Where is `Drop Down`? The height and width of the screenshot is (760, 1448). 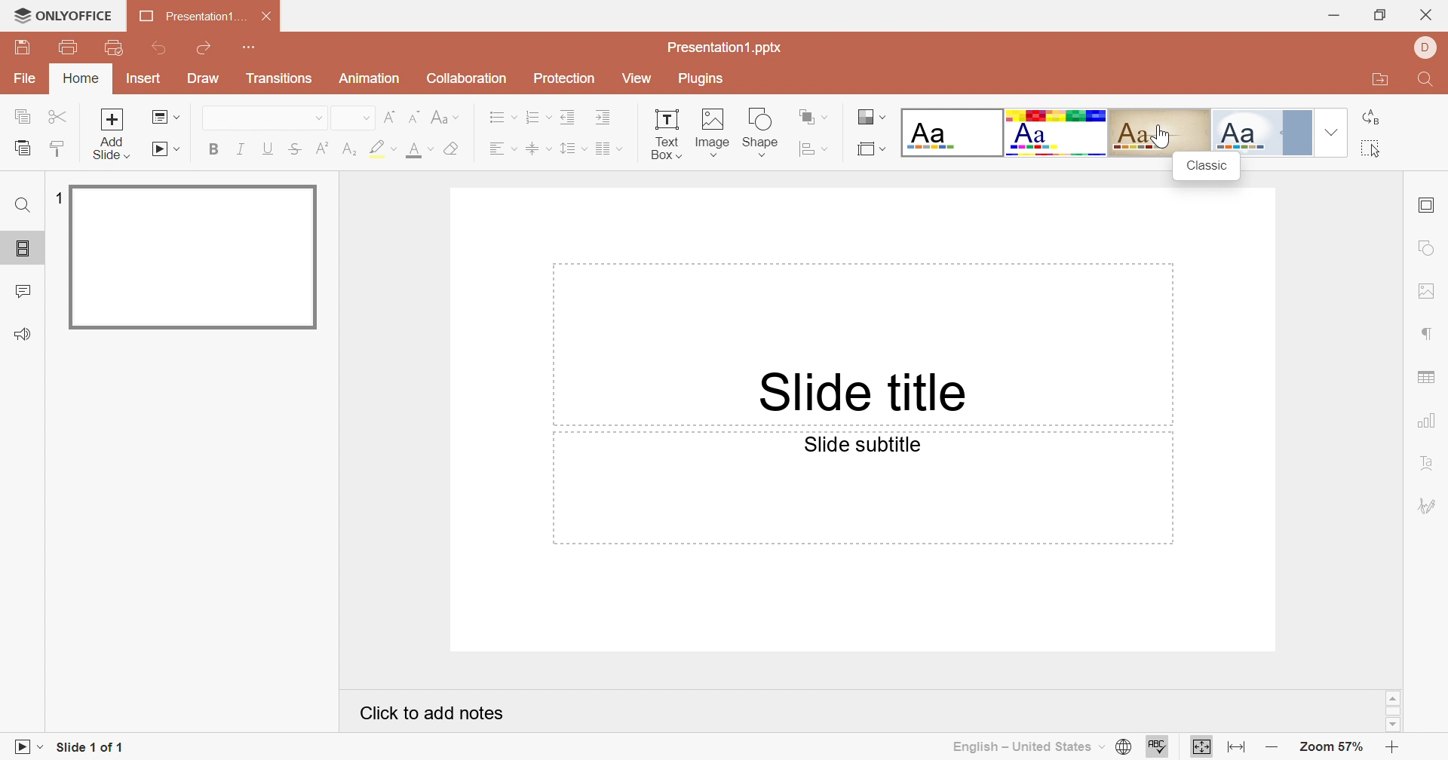
Drop Down is located at coordinates (457, 118).